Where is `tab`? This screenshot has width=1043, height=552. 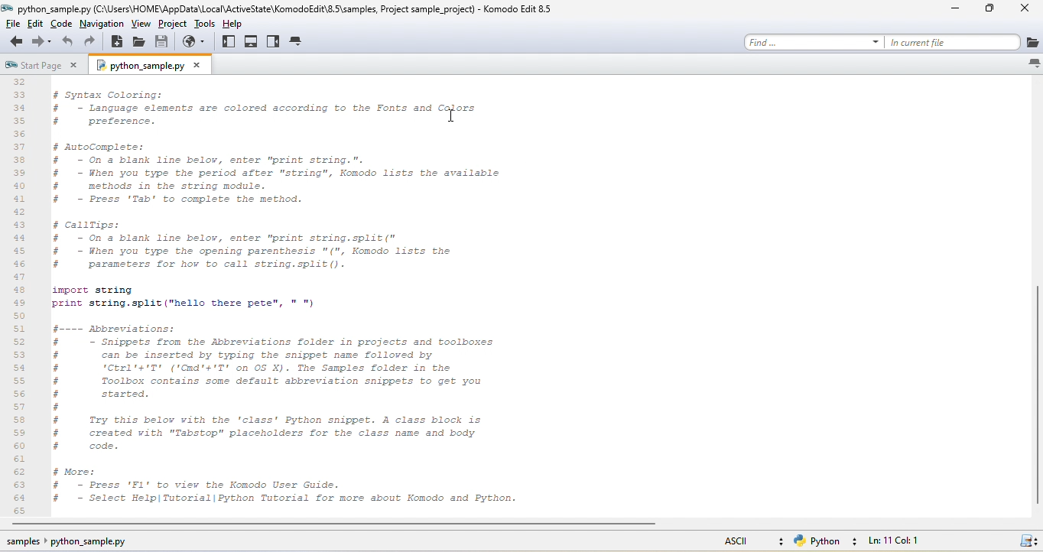
tab is located at coordinates (298, 43).